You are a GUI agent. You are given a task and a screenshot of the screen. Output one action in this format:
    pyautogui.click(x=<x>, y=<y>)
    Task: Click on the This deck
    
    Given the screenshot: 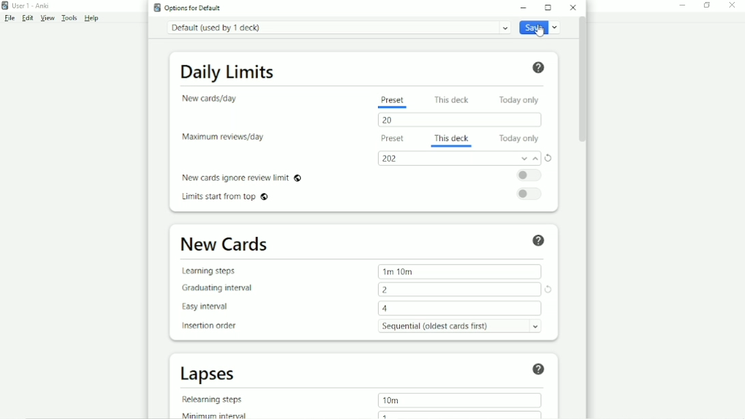 What is the action you would take?
    pyautogui.click(x=454, y=99)
    